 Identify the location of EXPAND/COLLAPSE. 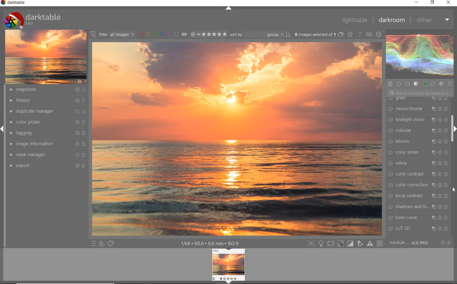
(228, 8).